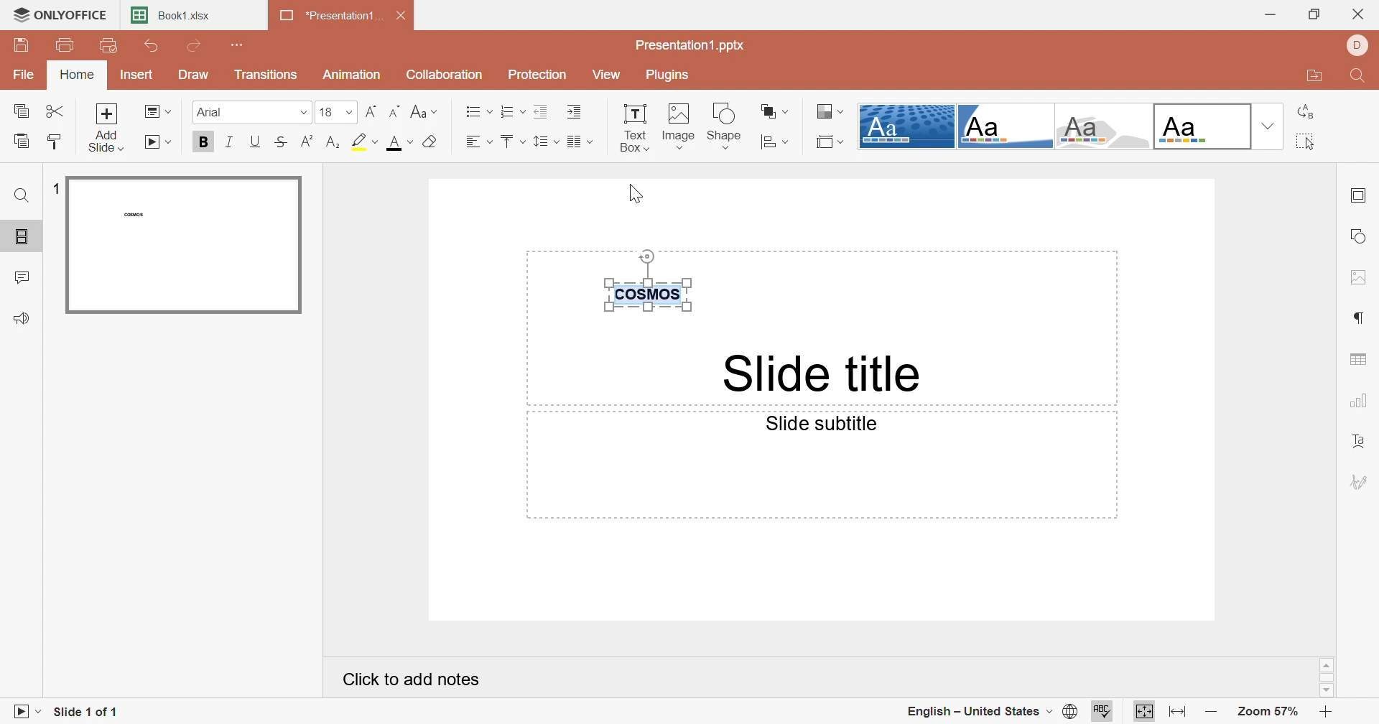 The height and width of the screenshot is (724, 1379). What do you see at coordinates (155, 48) in the screenshot?
I see `Undo` at bounding box center [155, 48].